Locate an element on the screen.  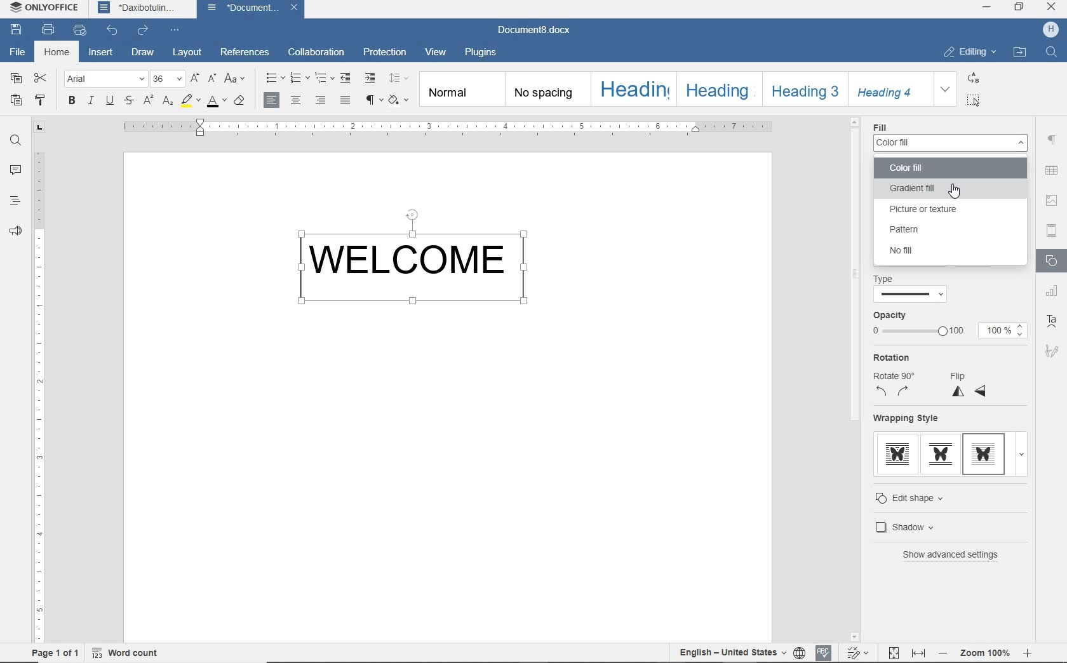
EXPAND is located at coordinates (946, 88).